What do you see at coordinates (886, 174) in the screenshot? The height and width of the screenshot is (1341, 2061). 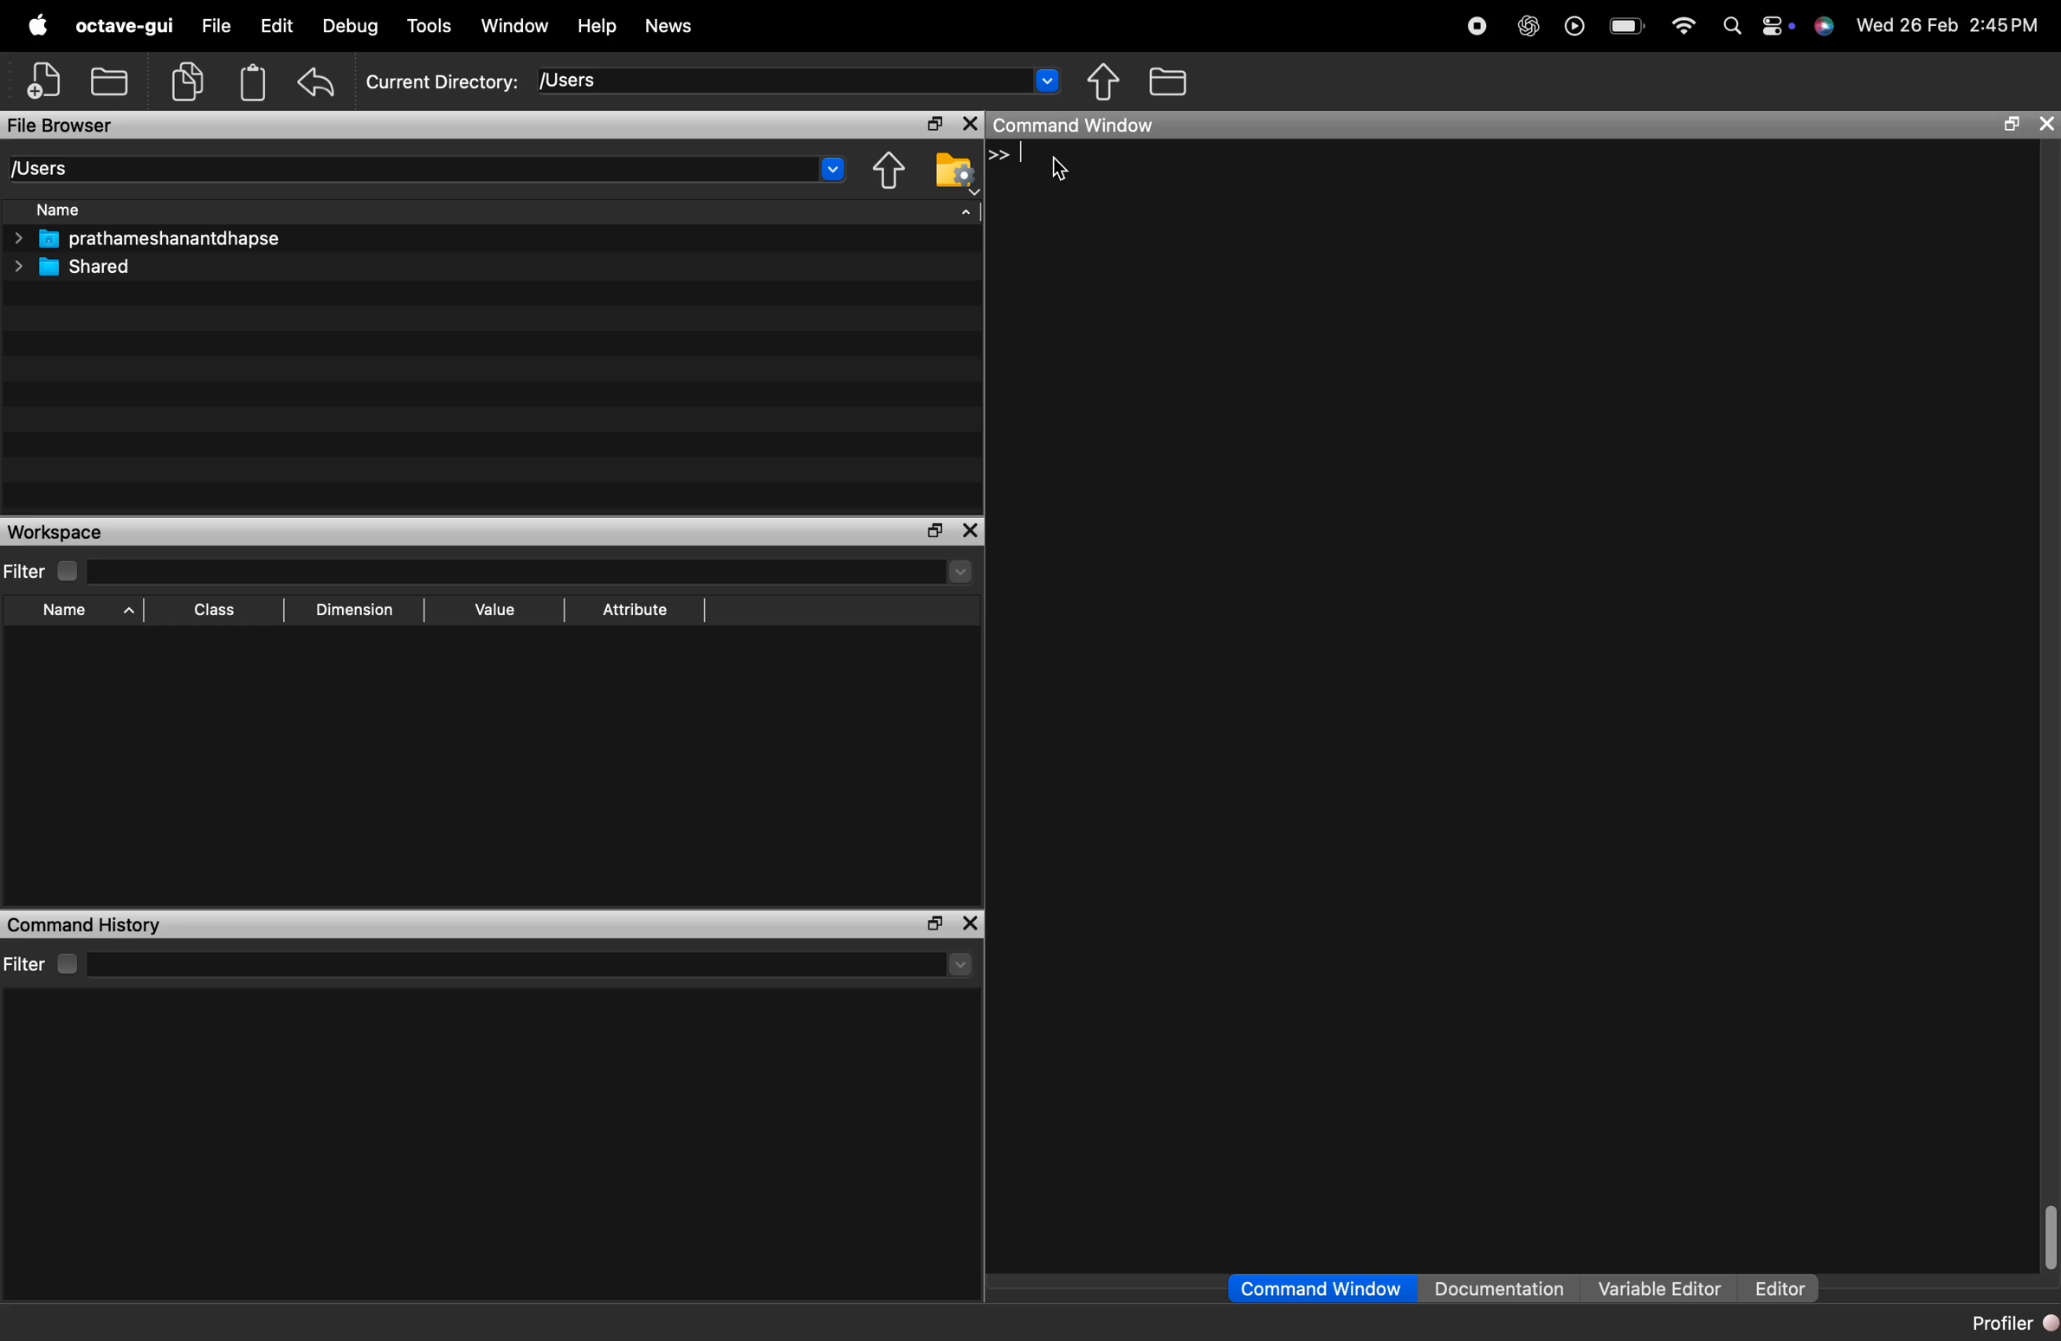 I see `move` at bounding box center [886, 174].